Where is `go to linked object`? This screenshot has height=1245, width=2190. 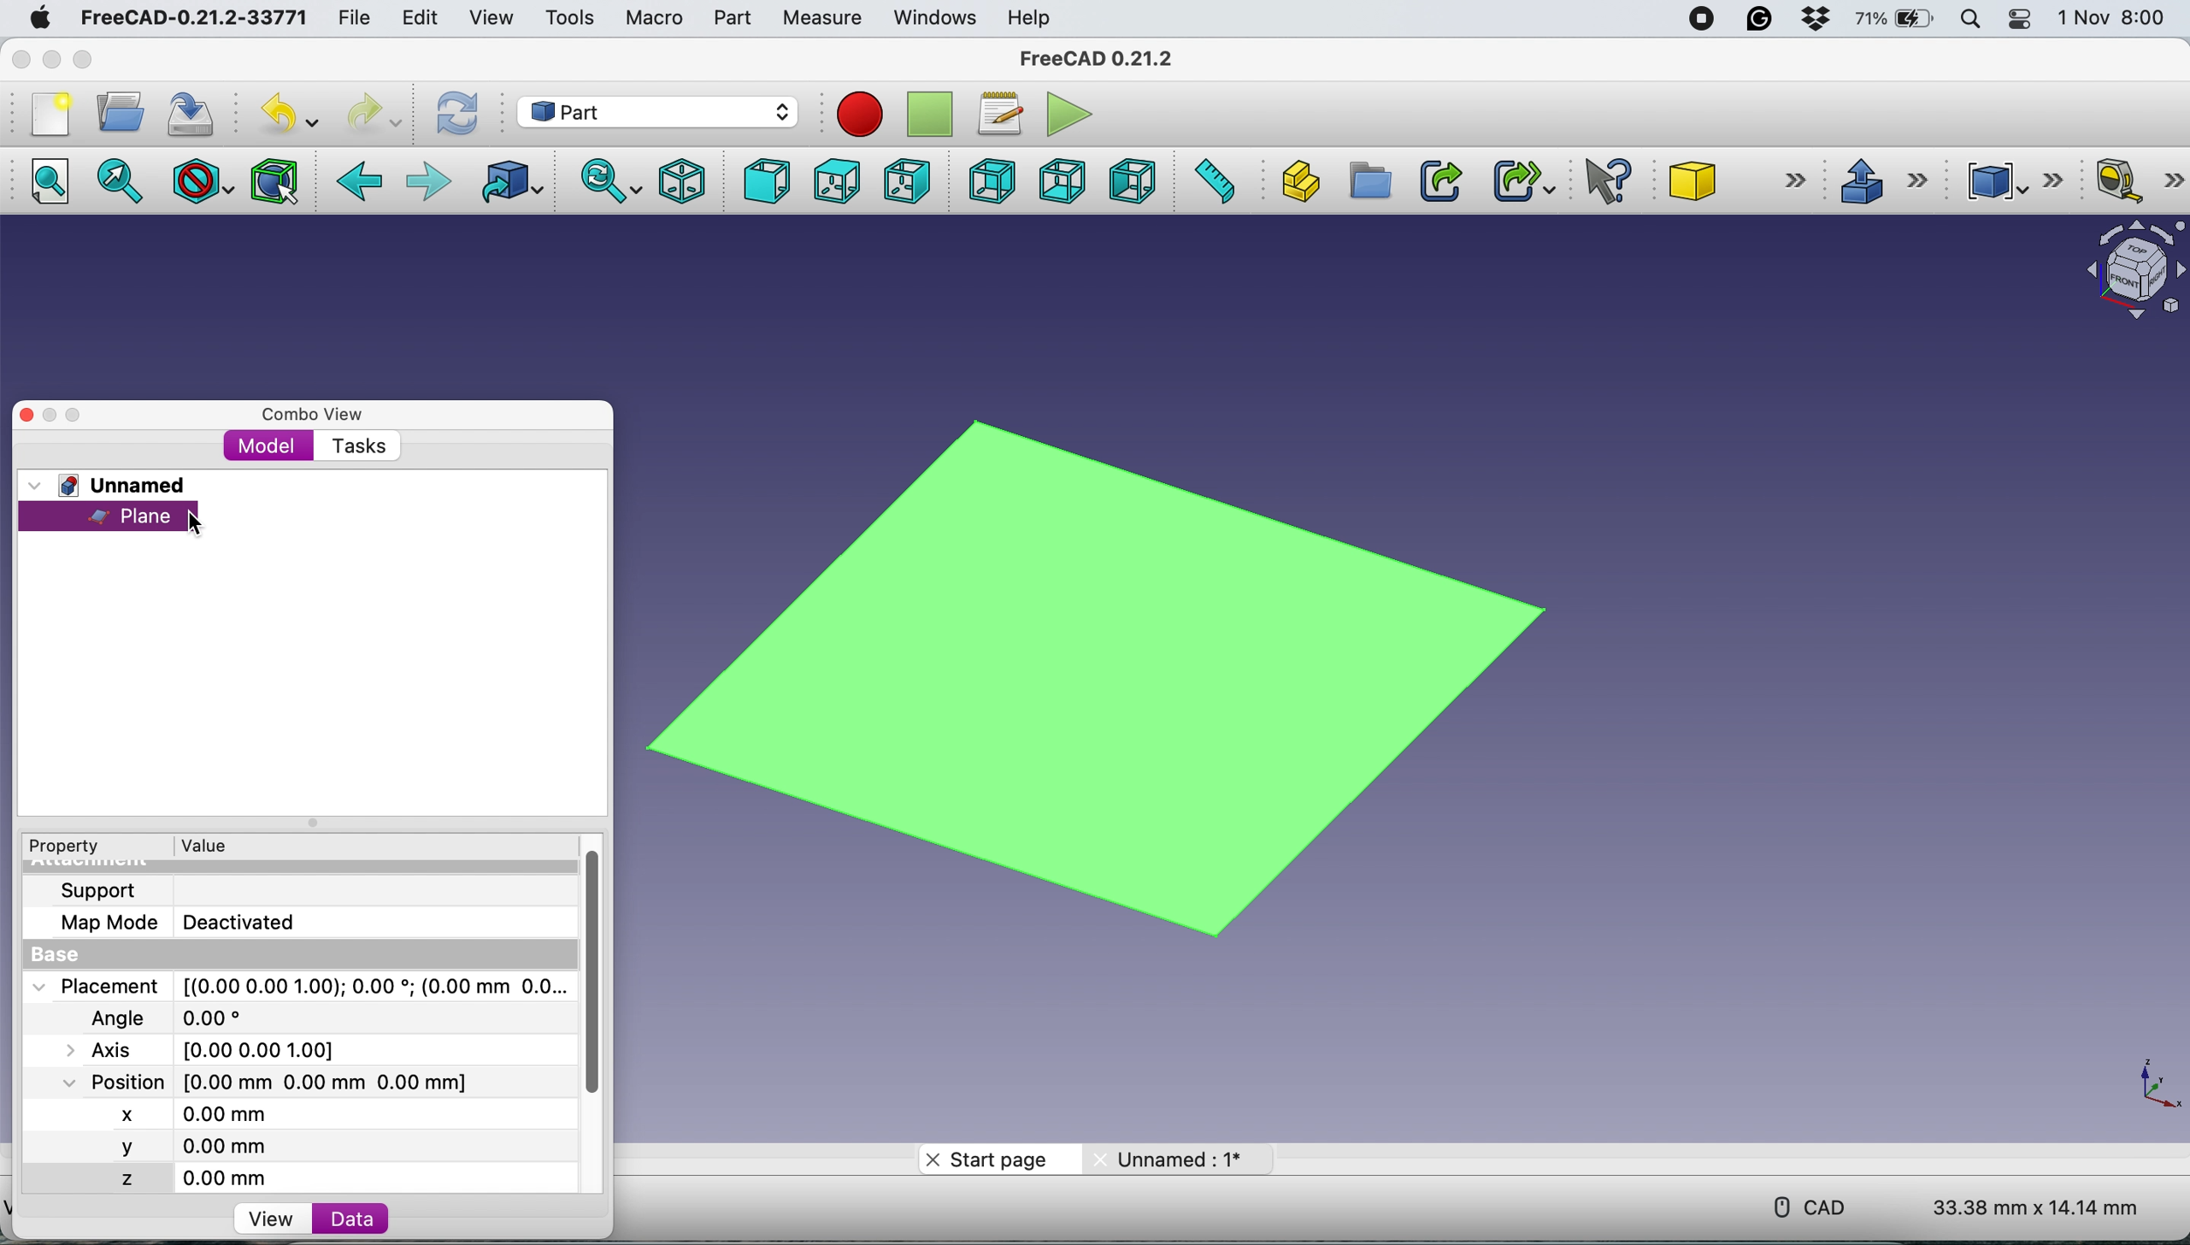 go to linked object is located at coordinates (507, 182).